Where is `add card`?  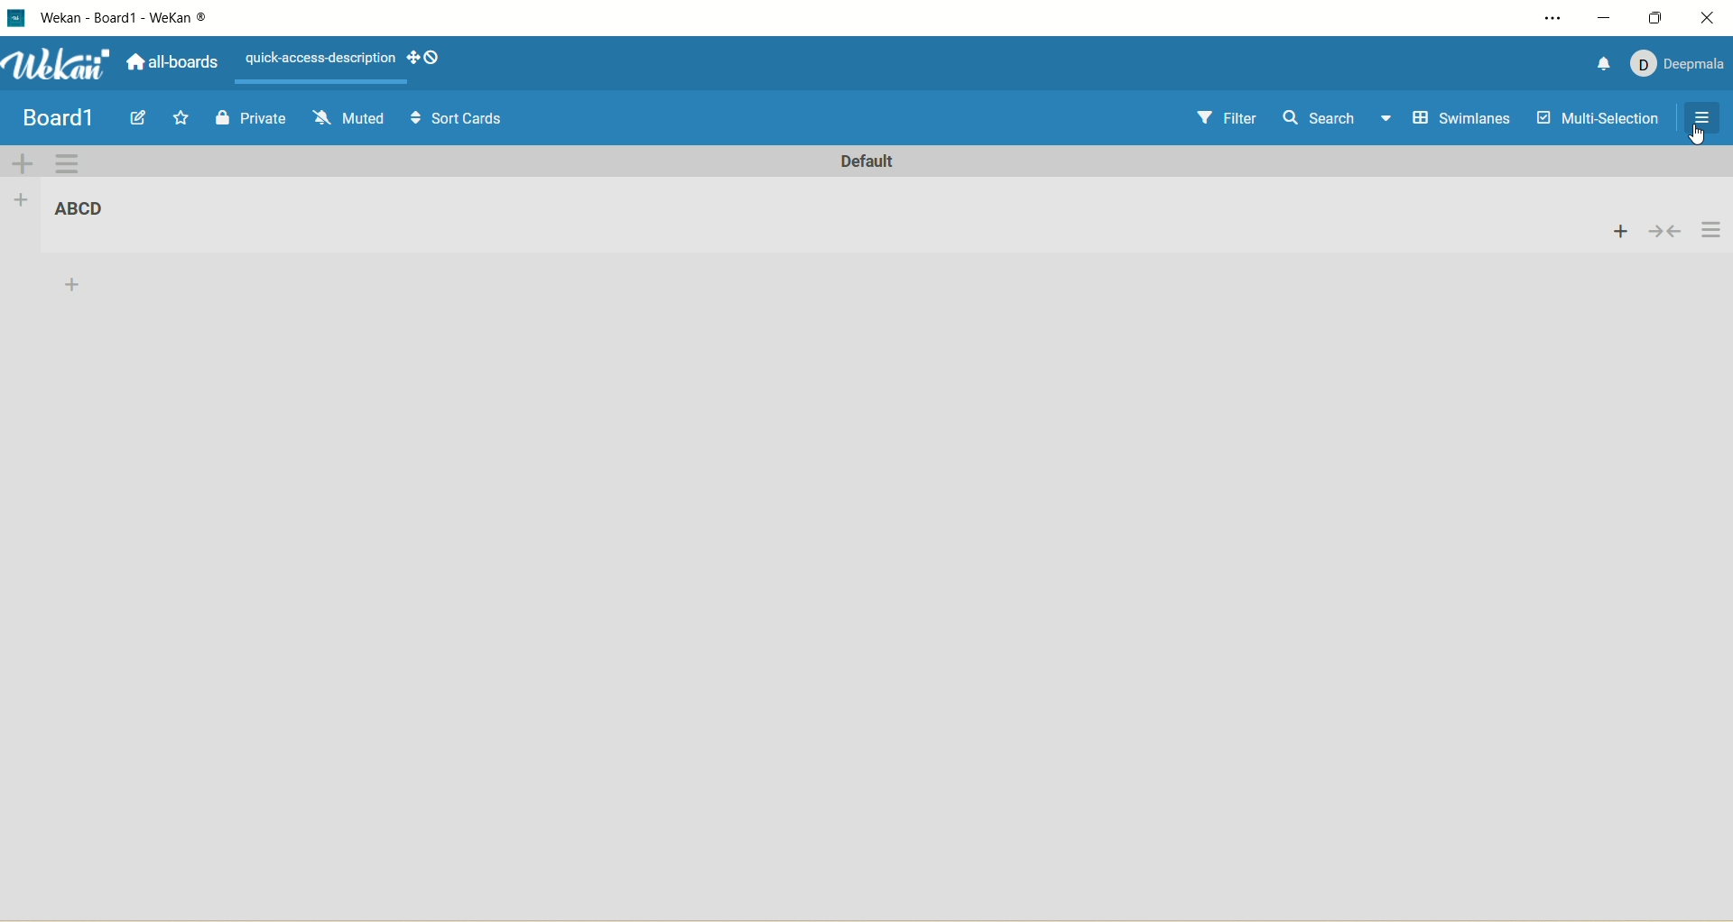
add card is located at coordinates (69, 287).